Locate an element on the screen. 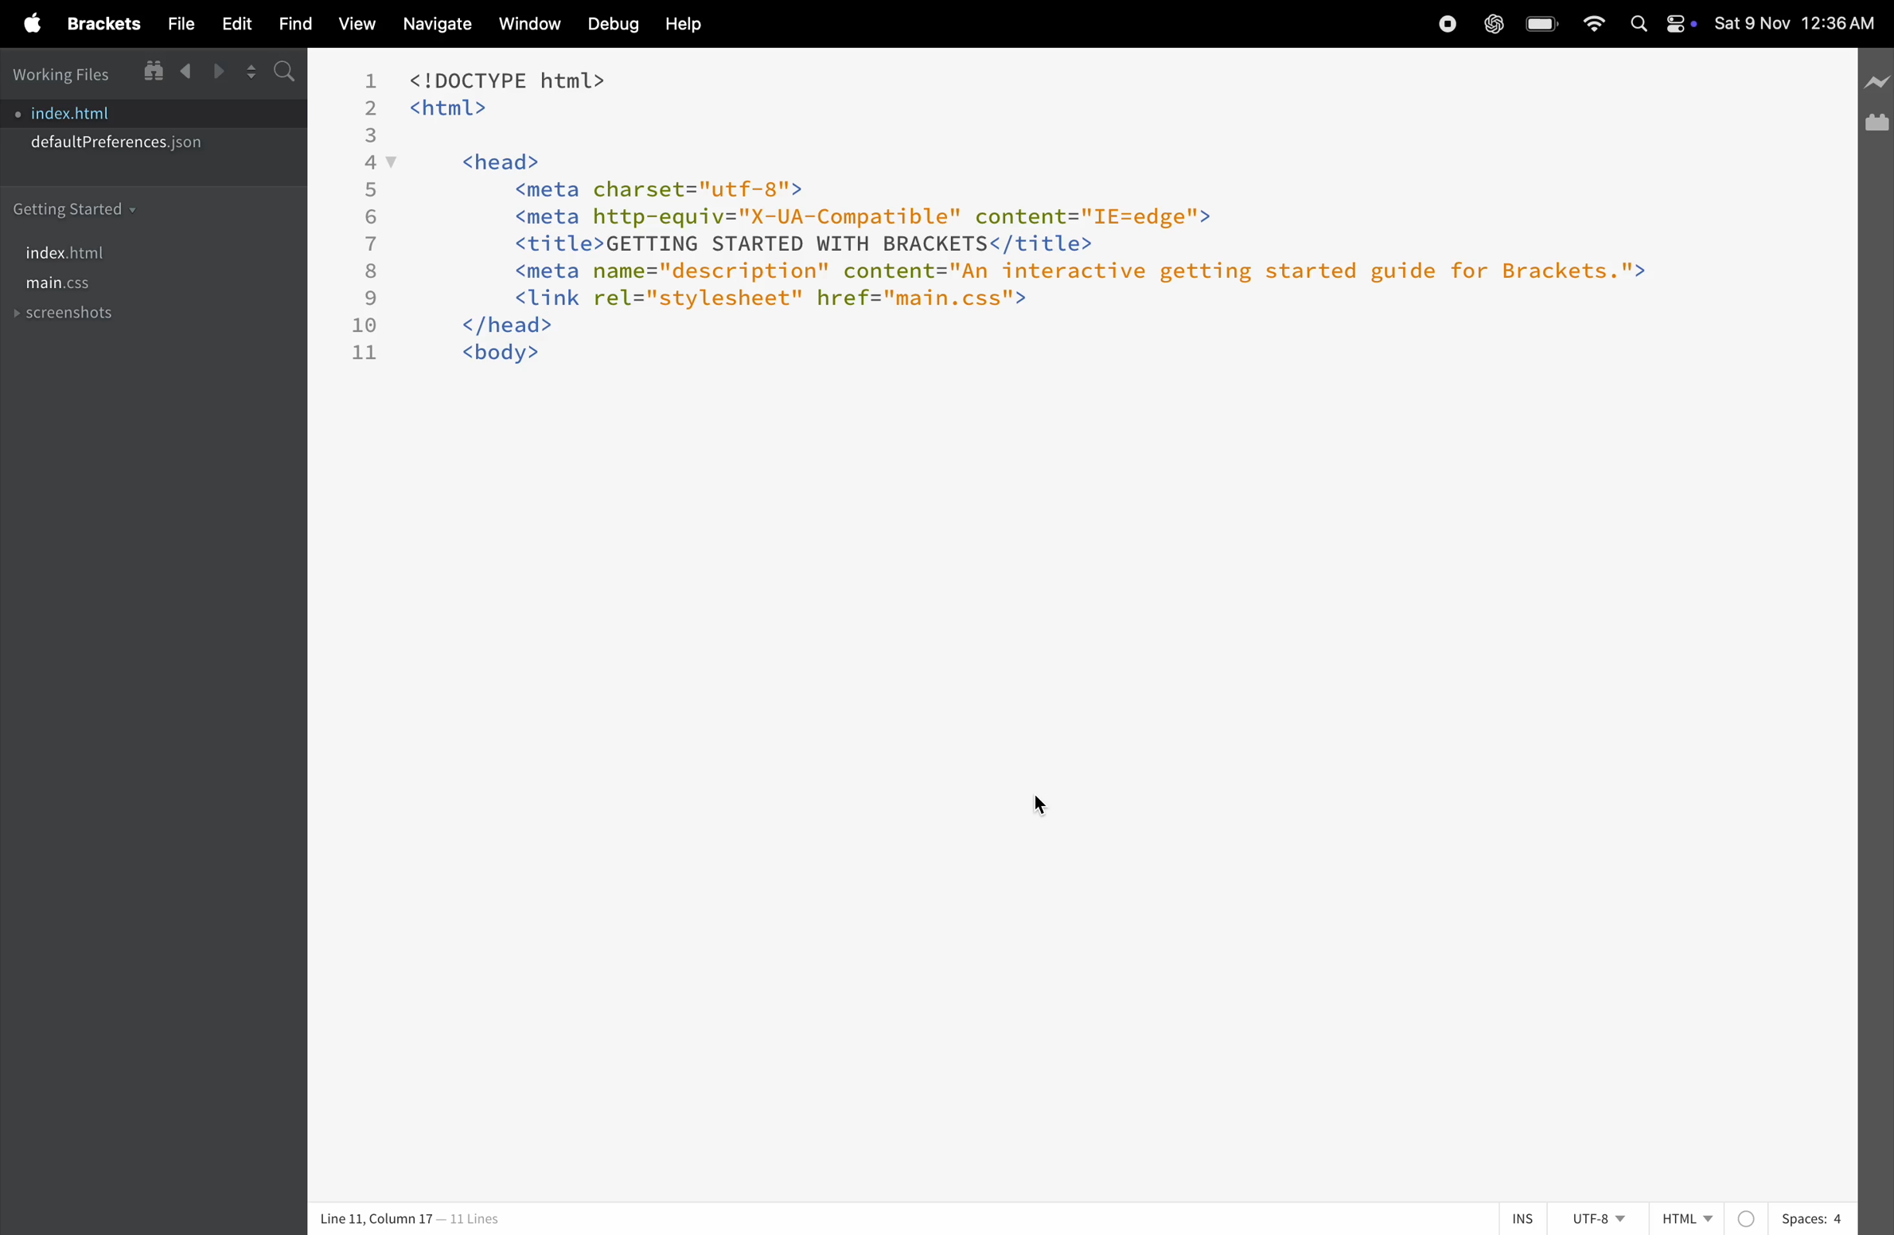 The image size is (1894, 1235). time and date is located at coordinates (1799, 22).